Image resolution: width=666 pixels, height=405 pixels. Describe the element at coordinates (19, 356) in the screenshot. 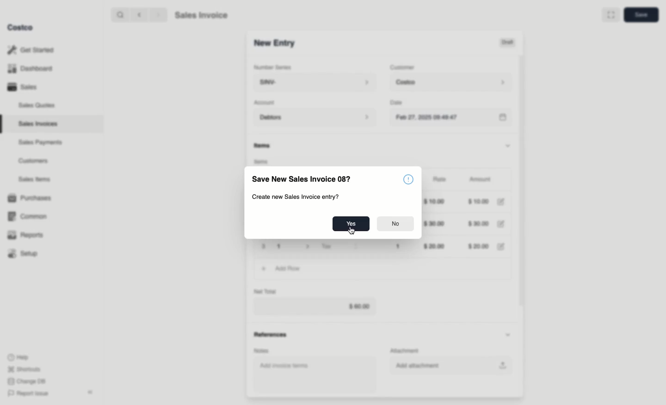

I see `Help` at that location.